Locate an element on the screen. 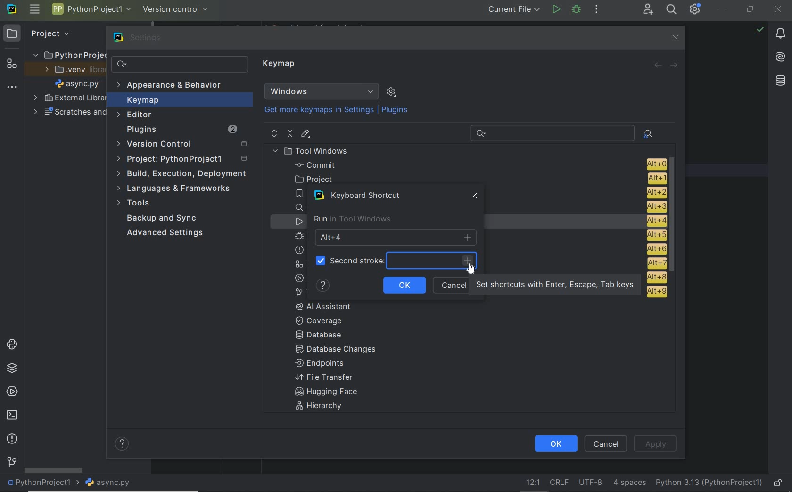  restore down is located at coordinates (751, 10).